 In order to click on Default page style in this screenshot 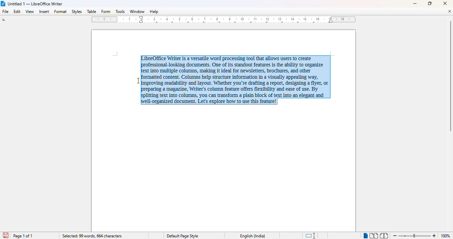, I will do `click(184, 236)`.